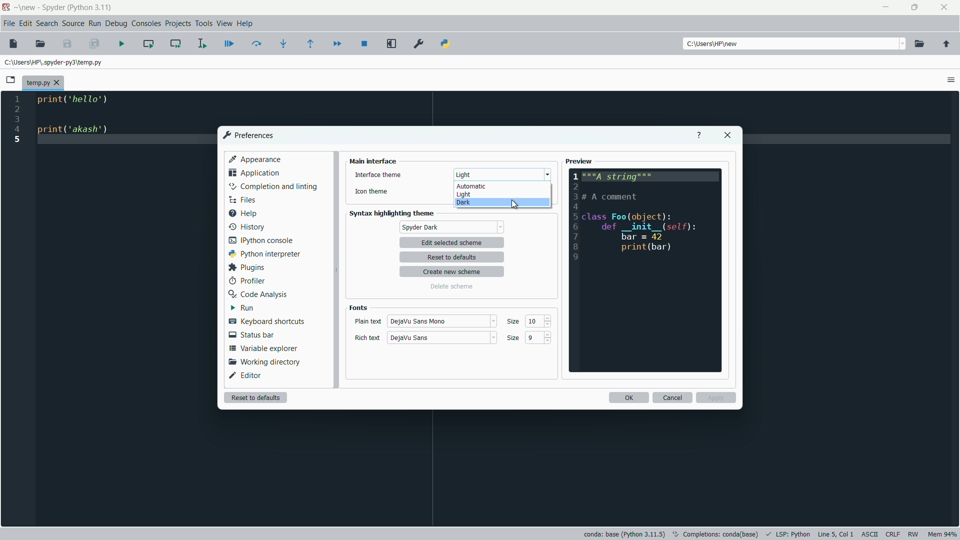  I want to click on step into function, so click(284, 43).